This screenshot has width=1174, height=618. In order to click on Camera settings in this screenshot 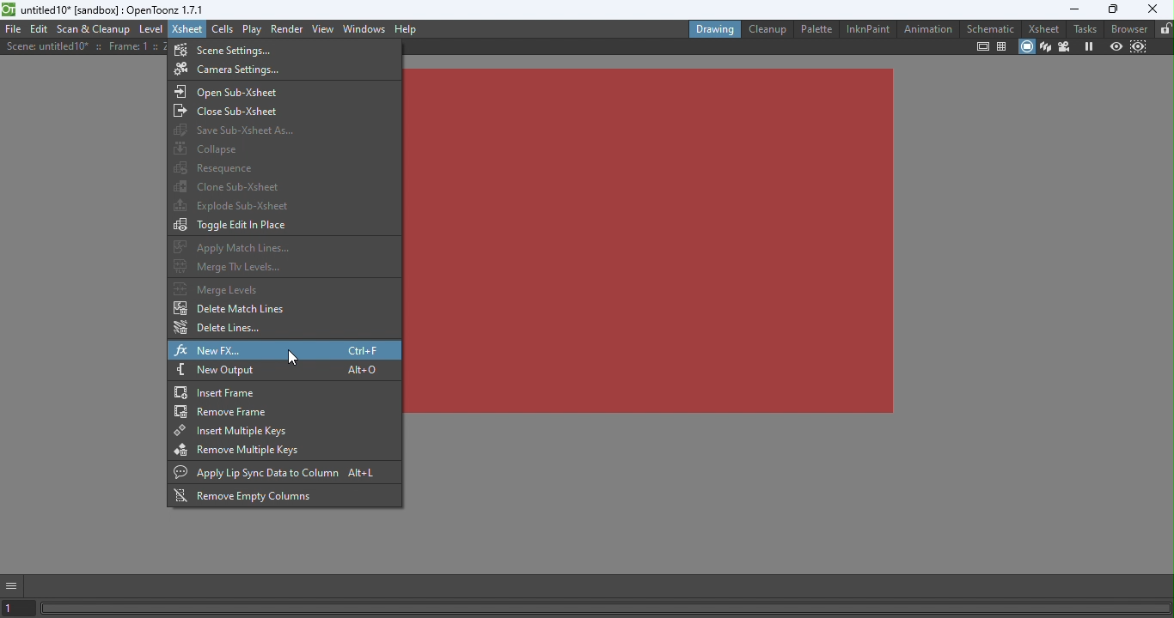, I will do `click(226, 70)`.